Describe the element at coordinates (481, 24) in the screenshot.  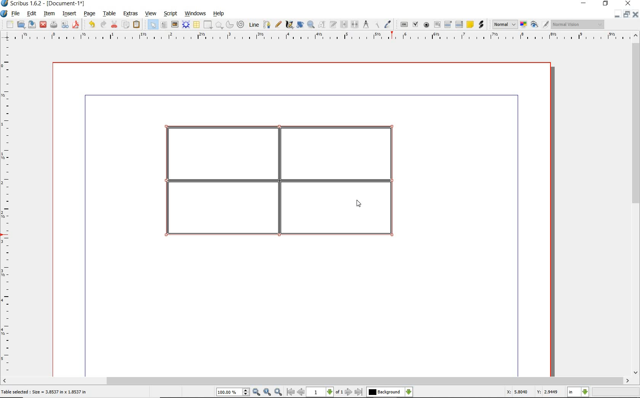
I see `link annotation` at that location.